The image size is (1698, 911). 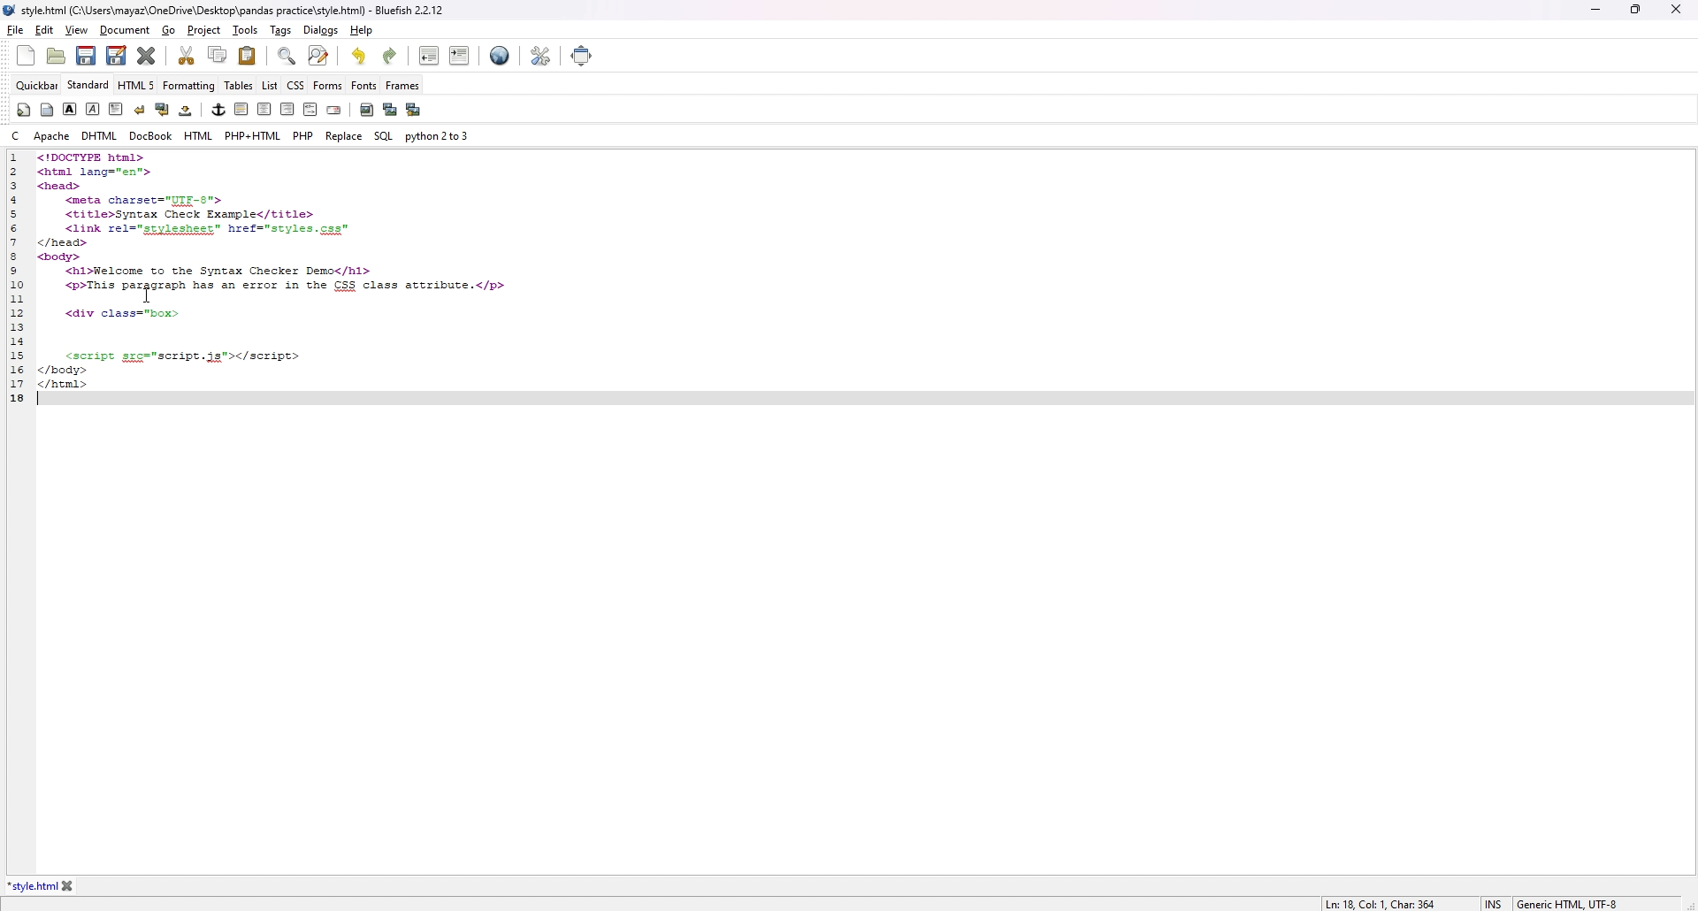 What do you see at coordinates (321, 30) in the screenshot?
I see `dialogs` at bounding box center [321, 30].